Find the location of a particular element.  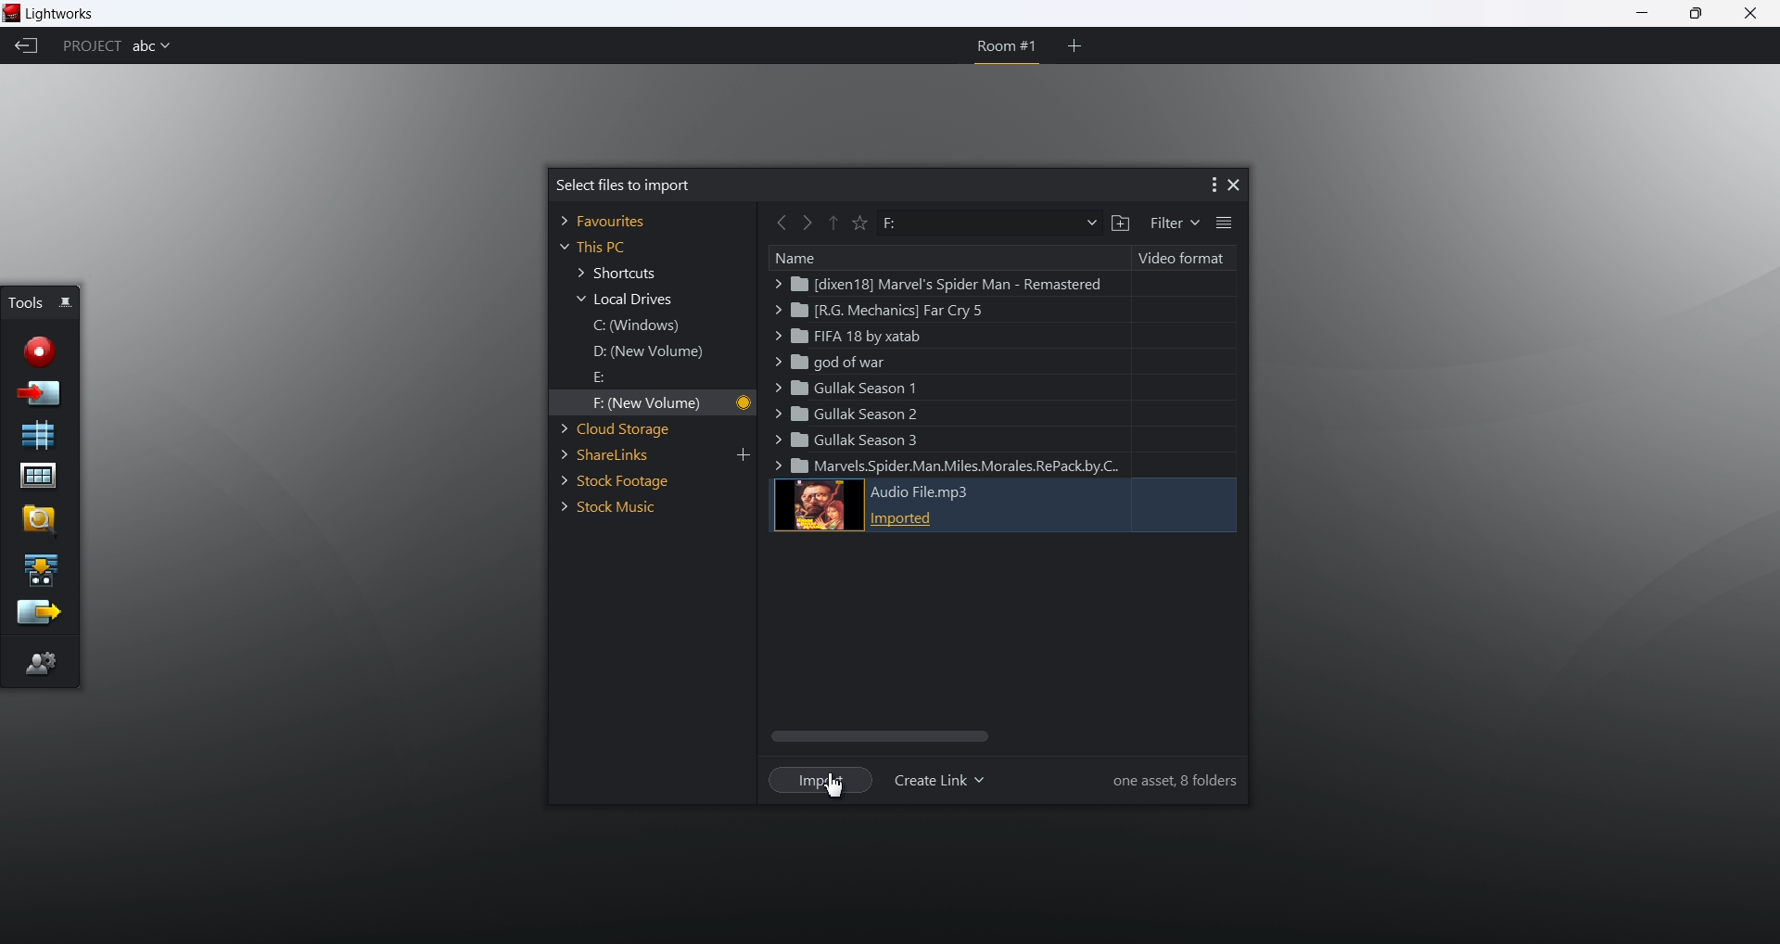

list view is located at coordinates (1227, 224).